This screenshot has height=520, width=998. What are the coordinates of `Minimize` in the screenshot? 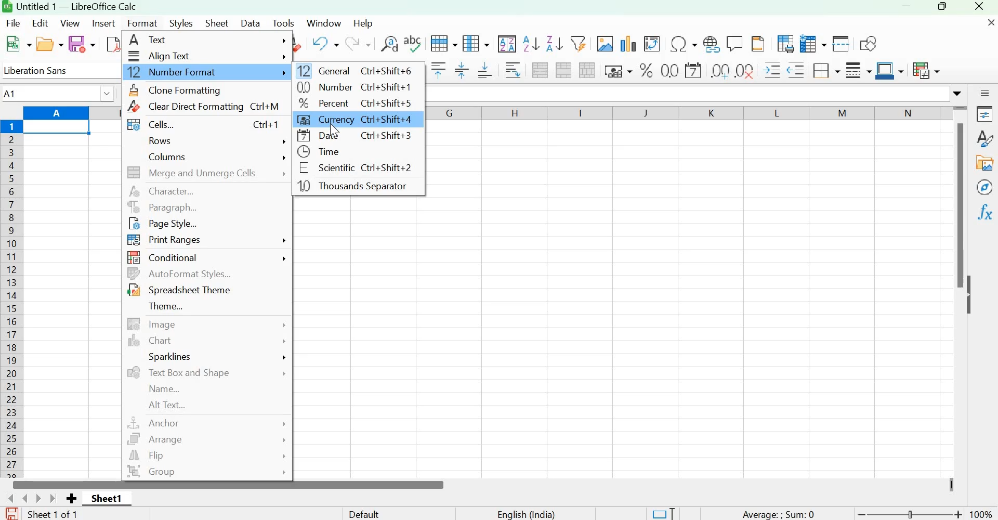 It's located at (906, 8).